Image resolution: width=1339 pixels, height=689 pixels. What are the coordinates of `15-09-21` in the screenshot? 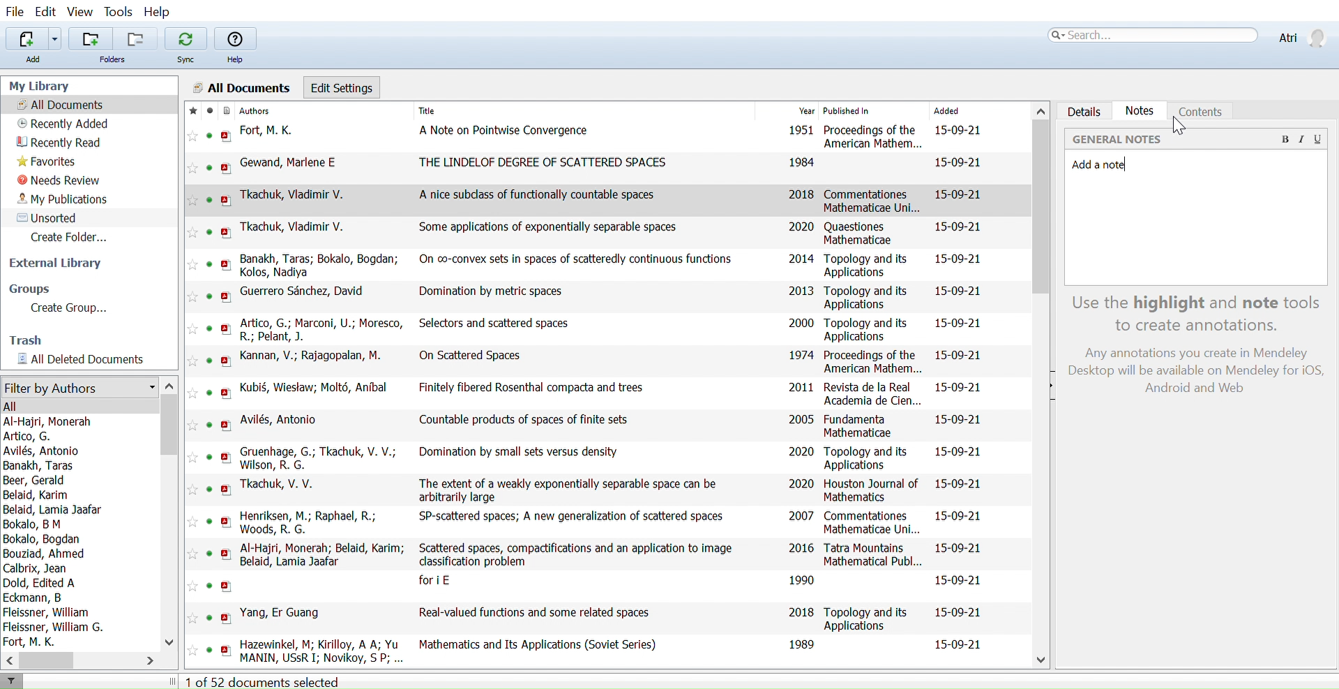 It's located at (959, 580).